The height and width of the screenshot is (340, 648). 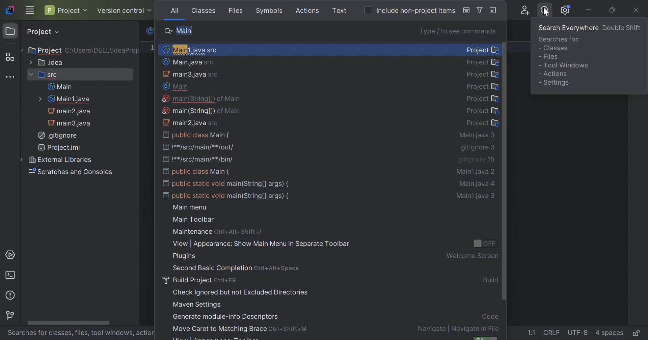 What do you see at coordinates (12, 296) in the screenshot?
I see `Problems` at bounding box center [12, 296].